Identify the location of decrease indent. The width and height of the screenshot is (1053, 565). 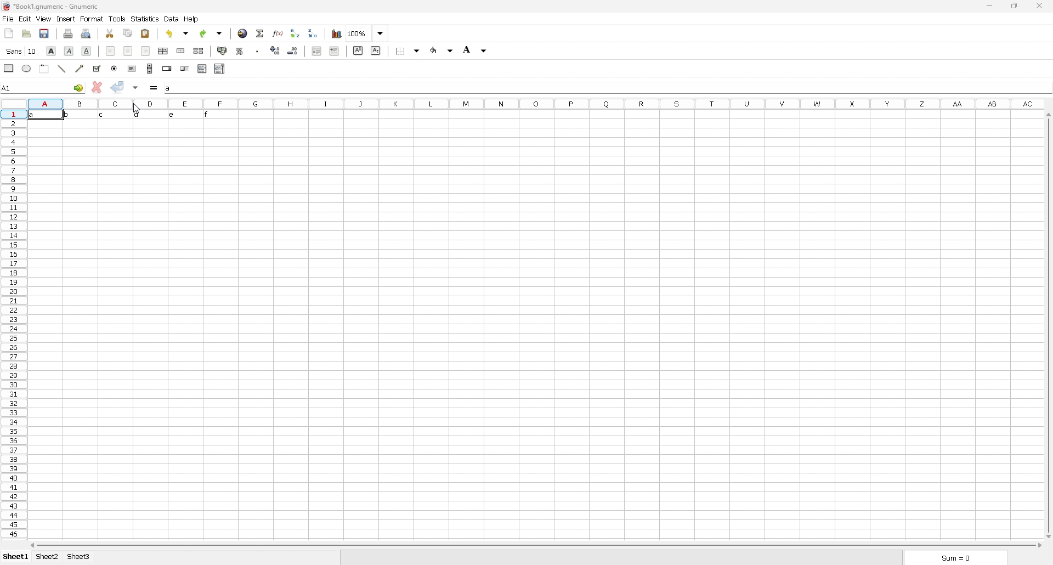
(317, 50).